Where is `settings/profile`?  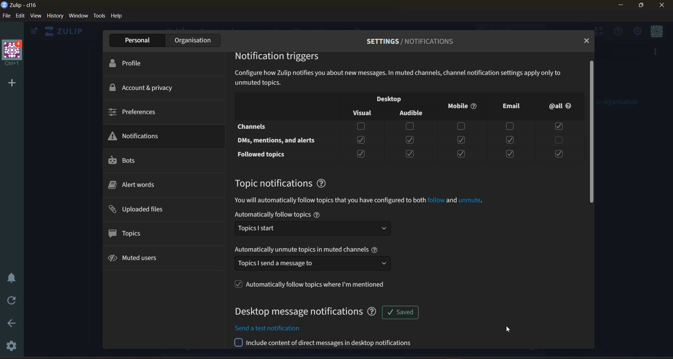
settings/profile is located at coordinates (404, 41).